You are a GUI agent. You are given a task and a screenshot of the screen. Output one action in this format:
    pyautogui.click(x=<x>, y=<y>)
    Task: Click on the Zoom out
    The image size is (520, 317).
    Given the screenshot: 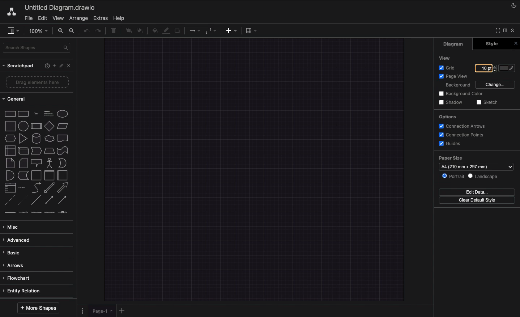 What is the action you would take?
    pyautogui.click(x=73, y=31)
    